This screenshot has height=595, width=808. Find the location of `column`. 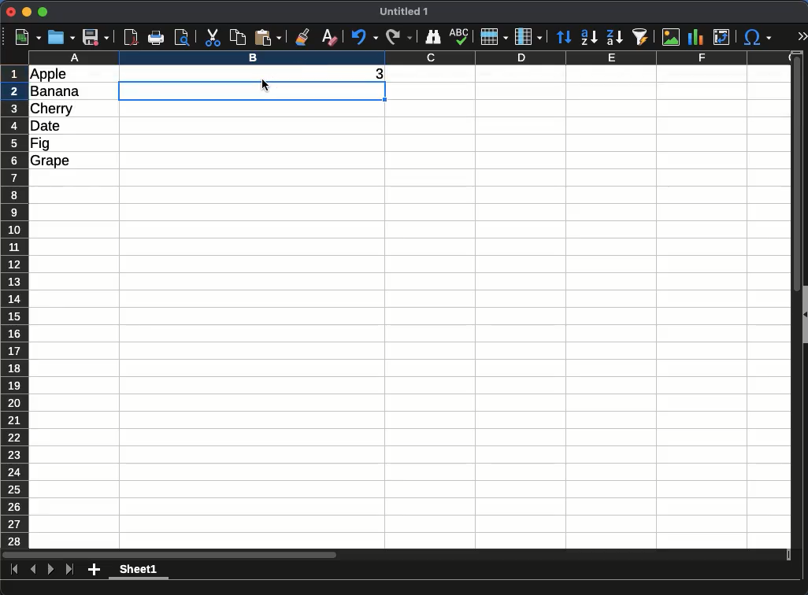

column is located at coordinates (528, 37).